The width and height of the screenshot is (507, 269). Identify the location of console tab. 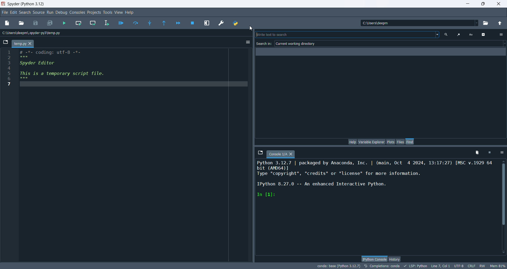
(281, 154).